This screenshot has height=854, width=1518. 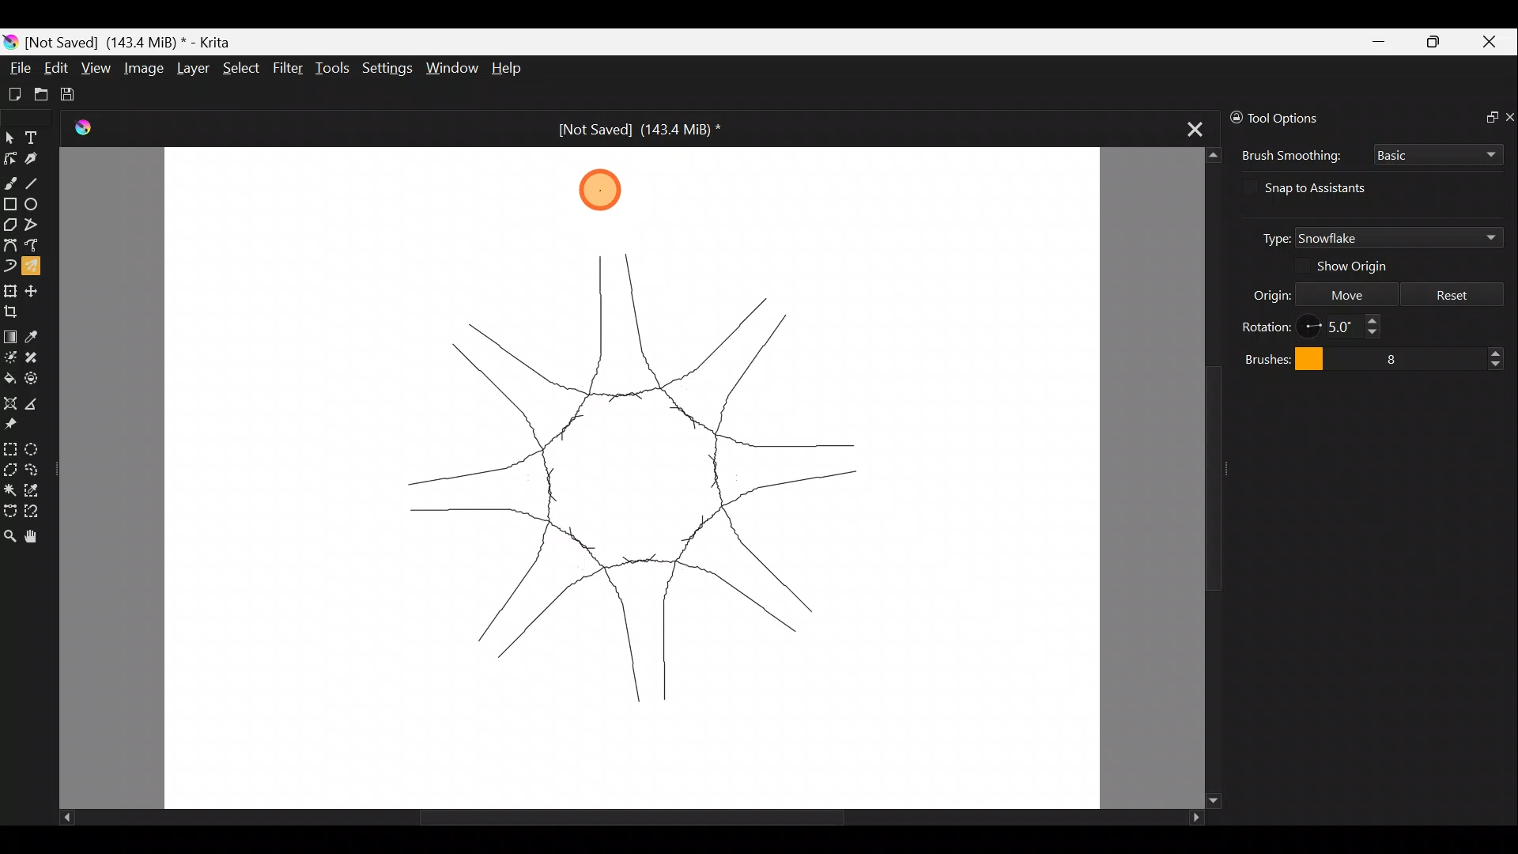 I want to click on Tools, so click(x=333, y=67).